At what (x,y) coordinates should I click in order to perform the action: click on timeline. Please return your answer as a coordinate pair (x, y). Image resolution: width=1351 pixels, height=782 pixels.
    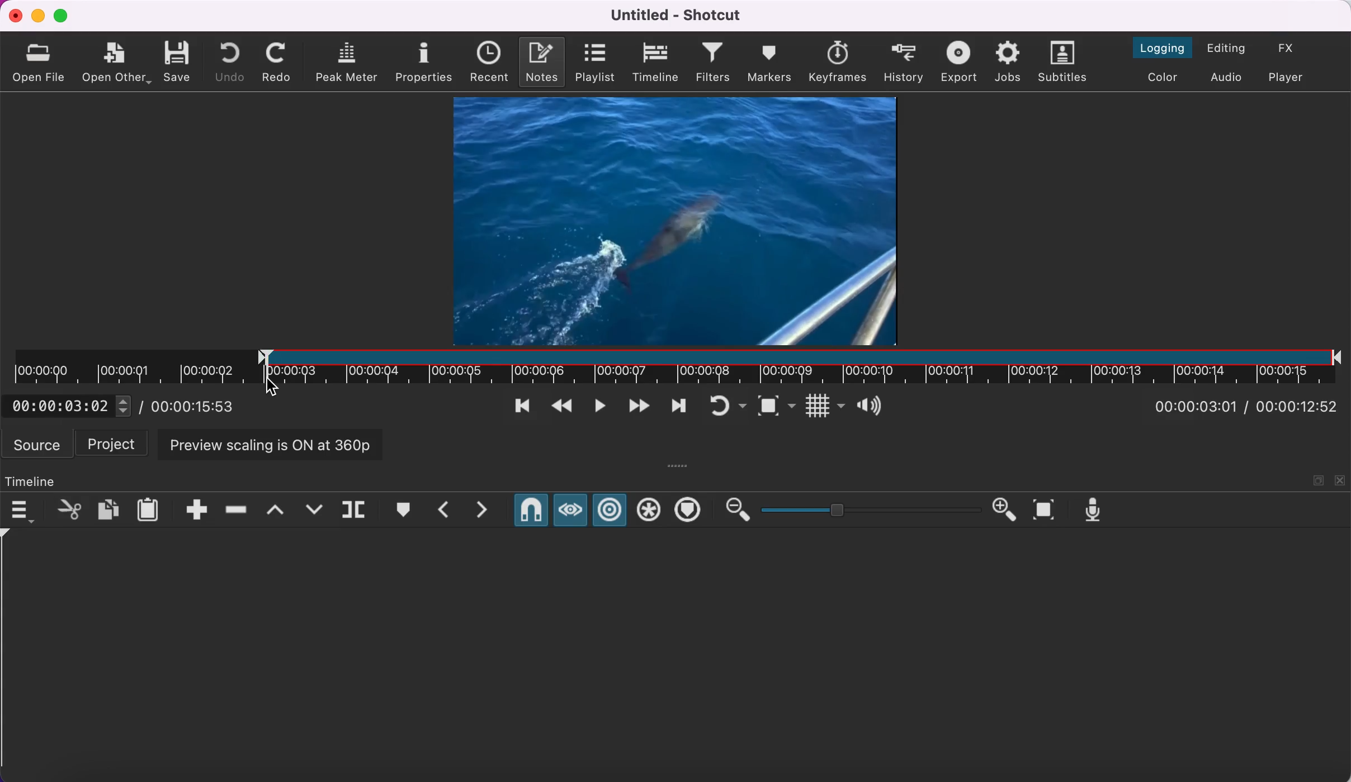
    Looking at the image, I should click on (655, 63).